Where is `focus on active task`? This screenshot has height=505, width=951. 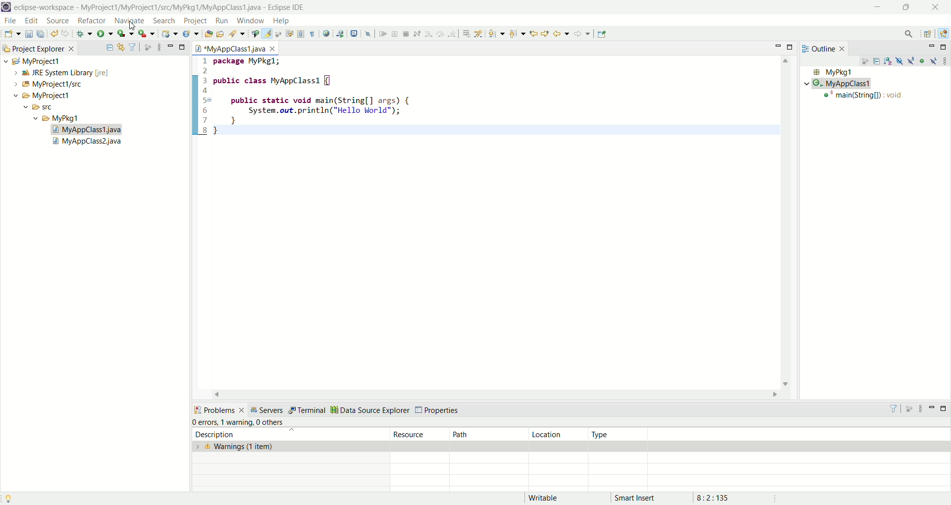
focus on active task is located at coordinates (148, 47).